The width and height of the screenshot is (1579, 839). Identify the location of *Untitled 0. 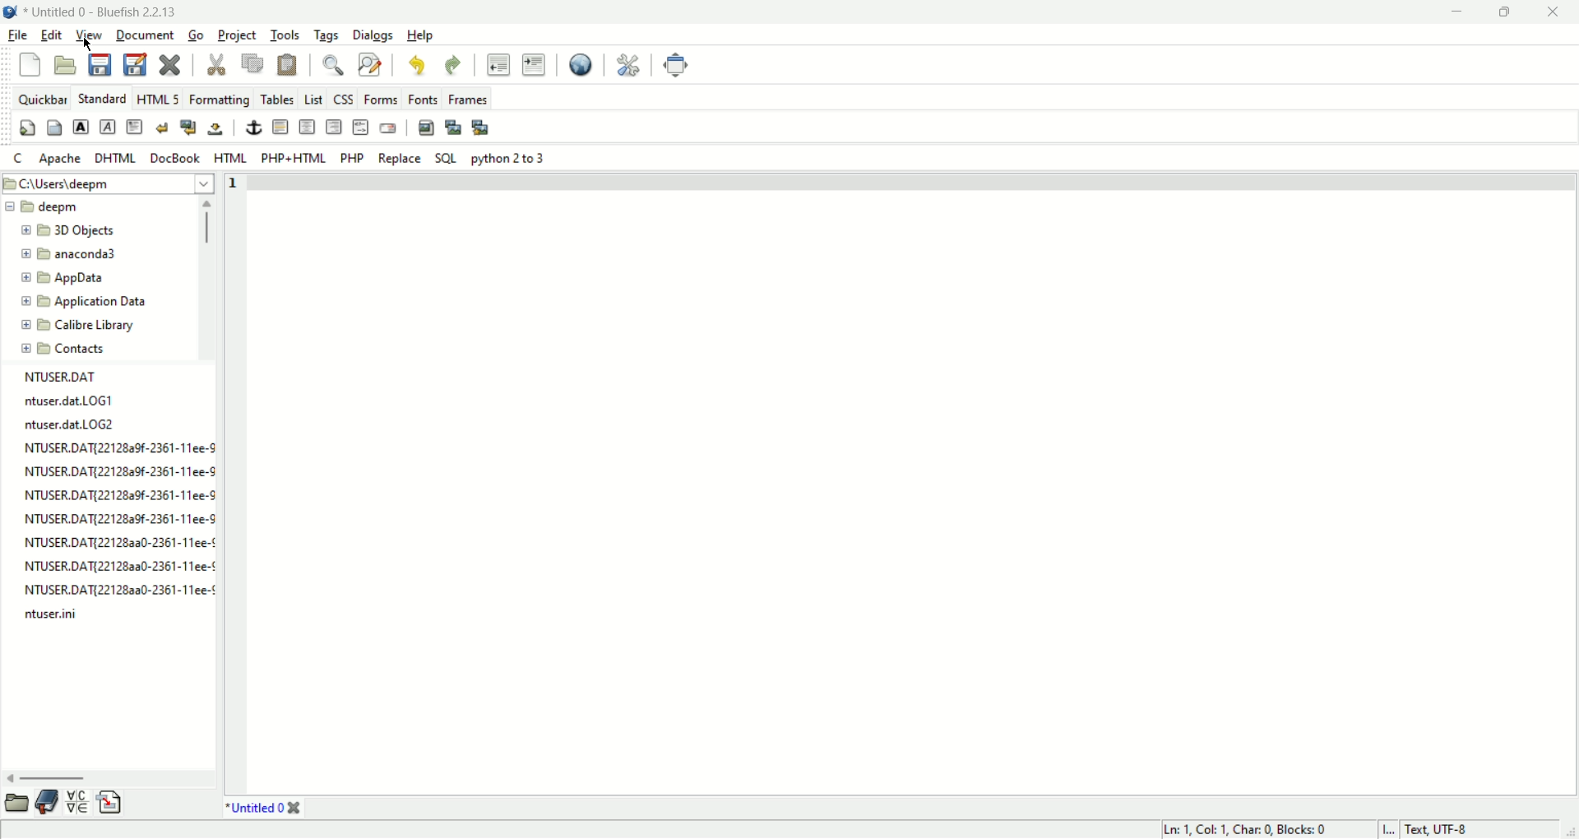
(255, 809).